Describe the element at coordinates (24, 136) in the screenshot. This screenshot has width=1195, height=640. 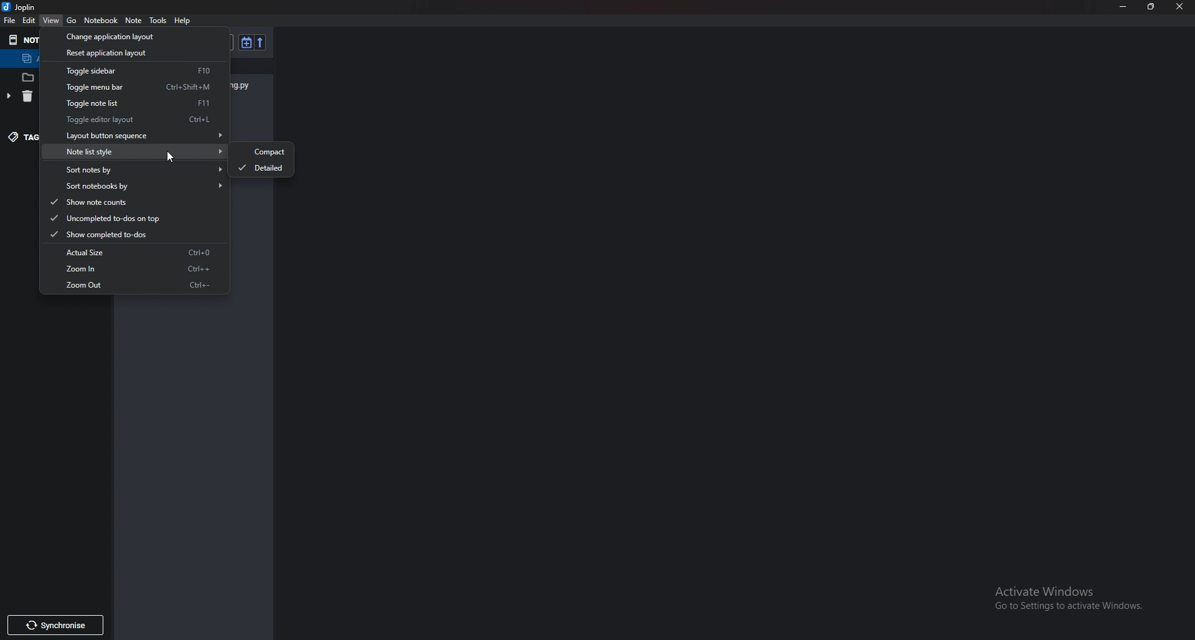
I see `tag` at that location.